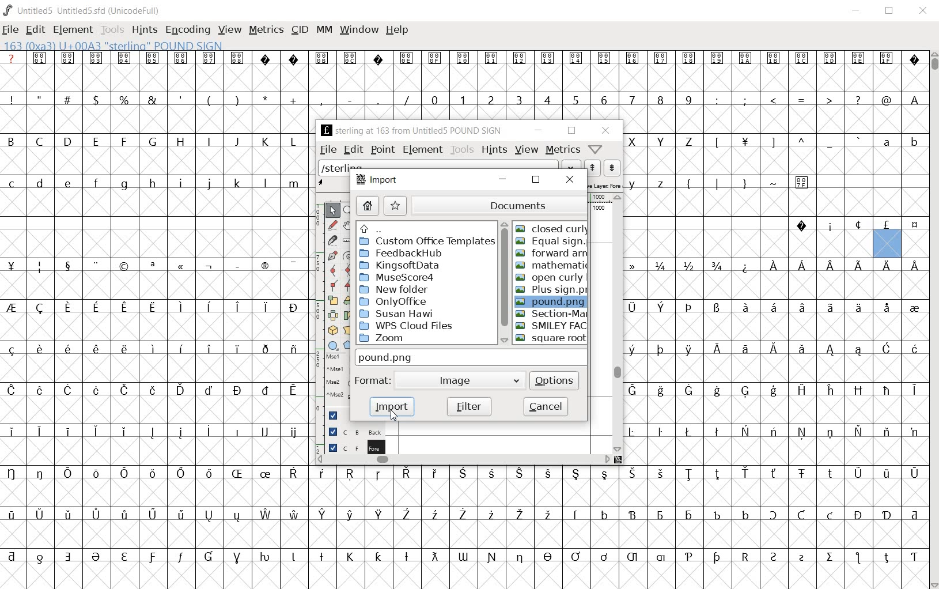 Image resolution: width=939 pixels, height=589 pixels. I want to click on Symbol, so click(490, 474).